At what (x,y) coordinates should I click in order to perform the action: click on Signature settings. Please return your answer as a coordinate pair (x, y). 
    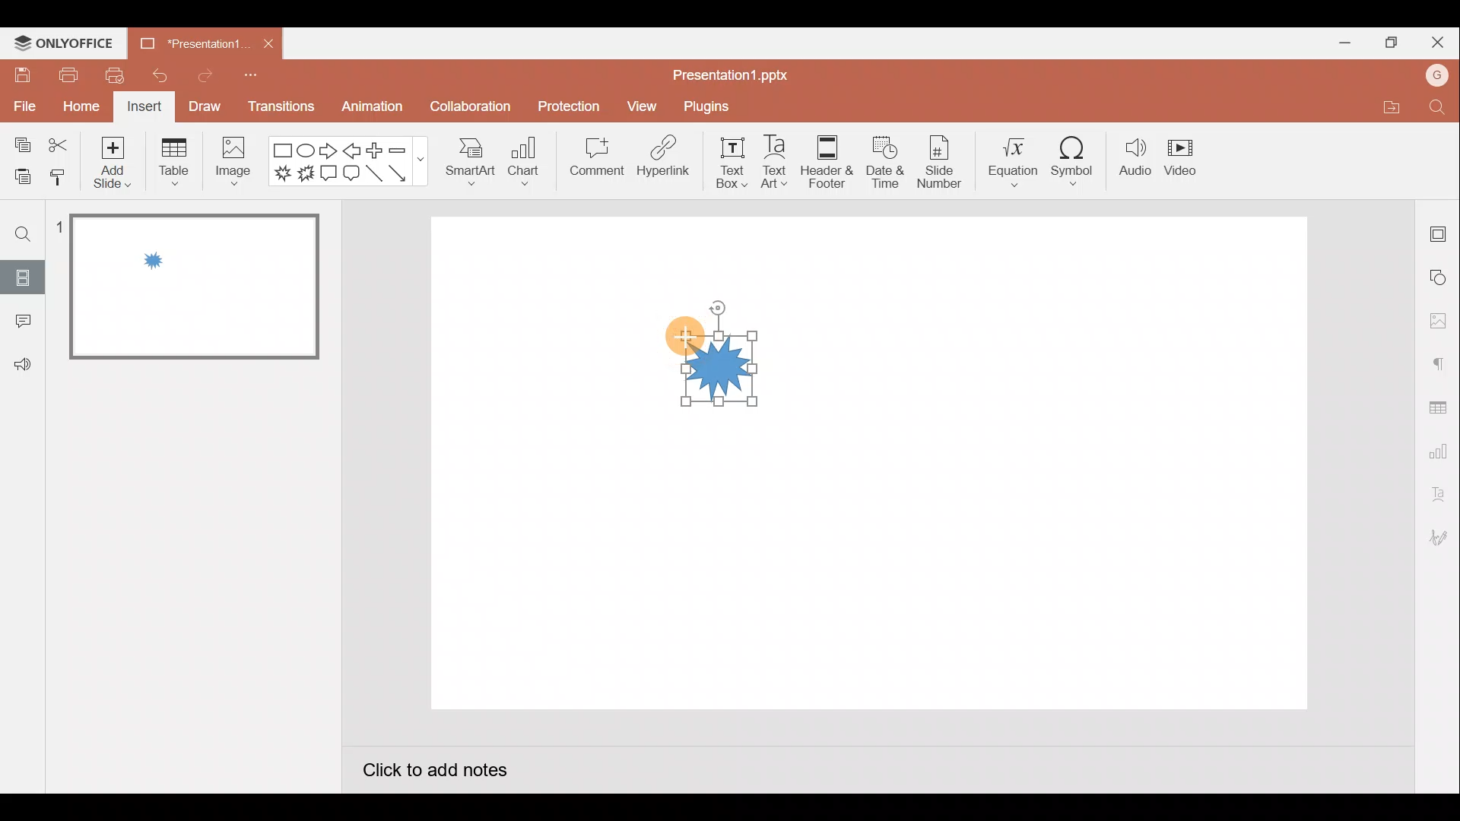
    Looking at the image, I should click on (1441, 536).